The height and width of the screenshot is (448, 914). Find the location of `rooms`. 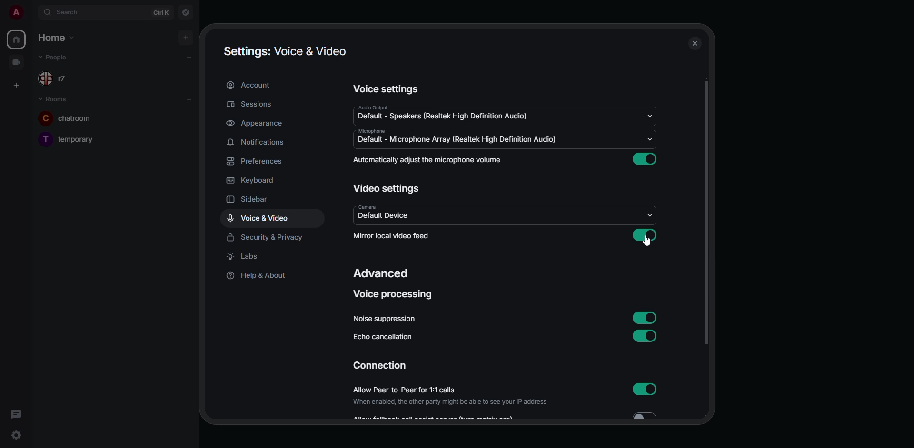

rooms is located at coordinates (55, 99).